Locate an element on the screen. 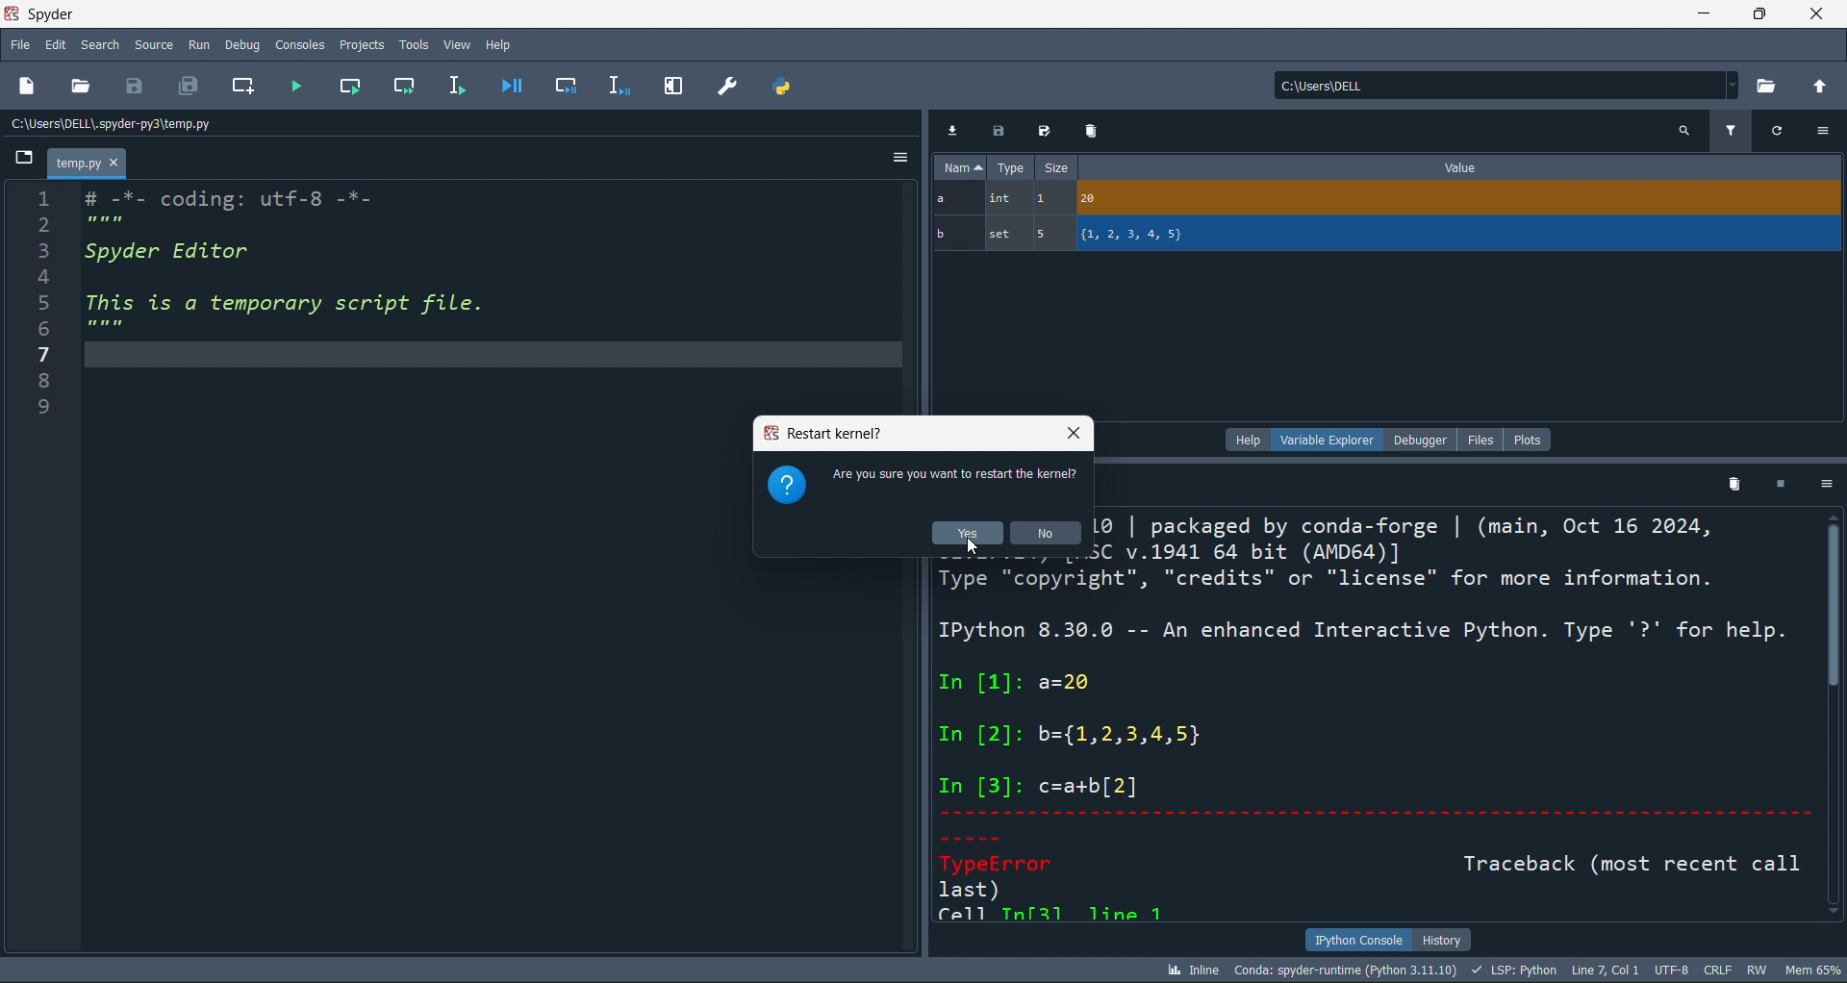  IPYTHON CONSOLE is located at coordinates (1357, 938).